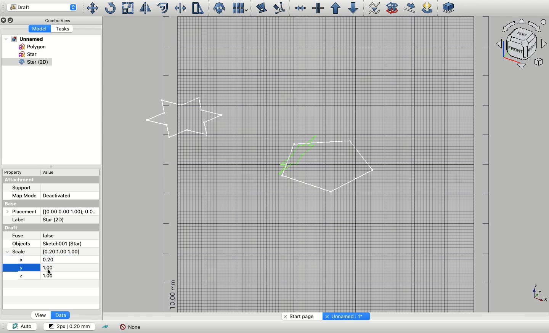 Image resolution: width=549 pixels, height=333 pixels. I want to click on Scale, so click(128, 8).